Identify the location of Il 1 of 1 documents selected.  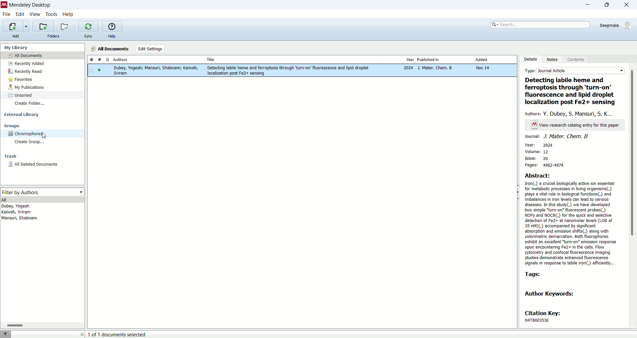
(130, 334).